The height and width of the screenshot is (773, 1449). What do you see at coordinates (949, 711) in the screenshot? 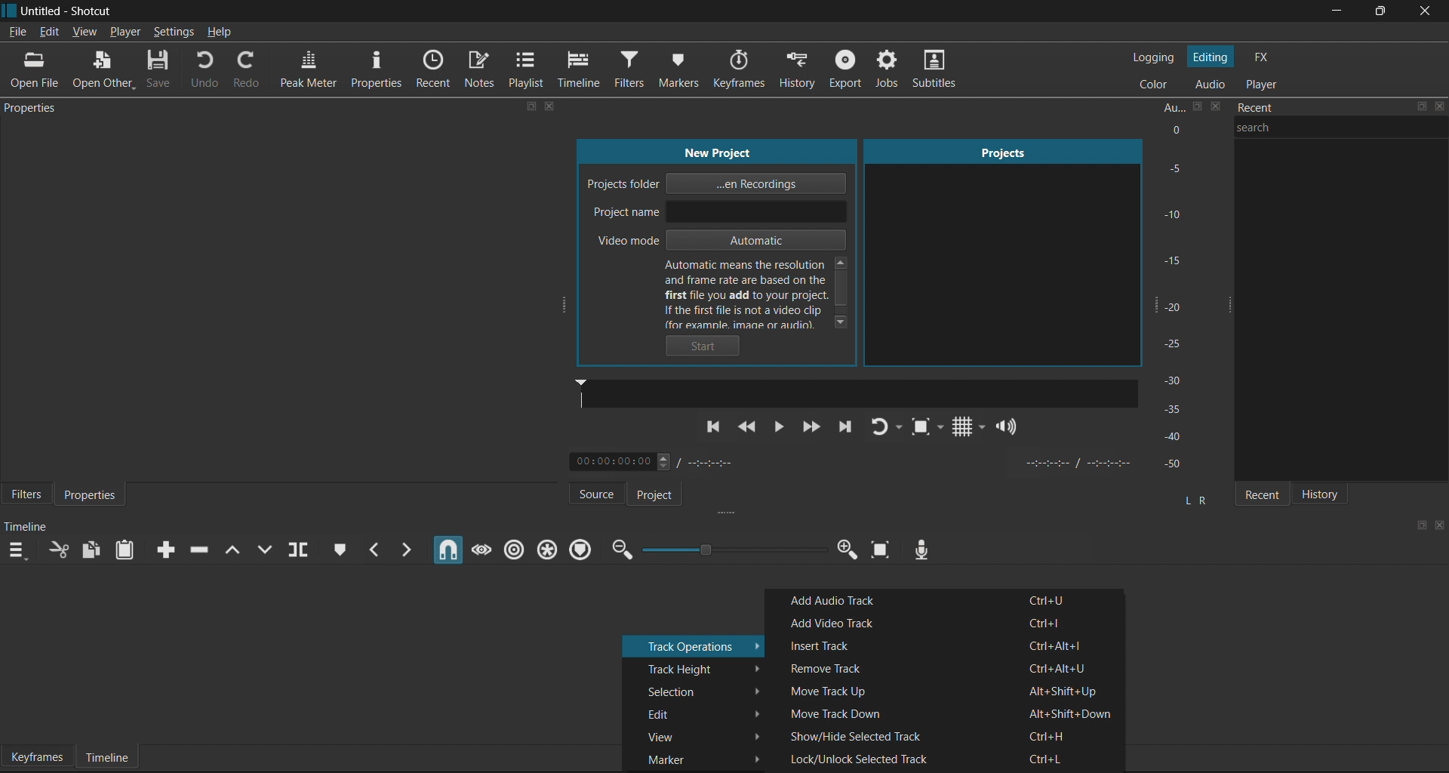
I see `Move Track Down` at bounding box center [949, 711].